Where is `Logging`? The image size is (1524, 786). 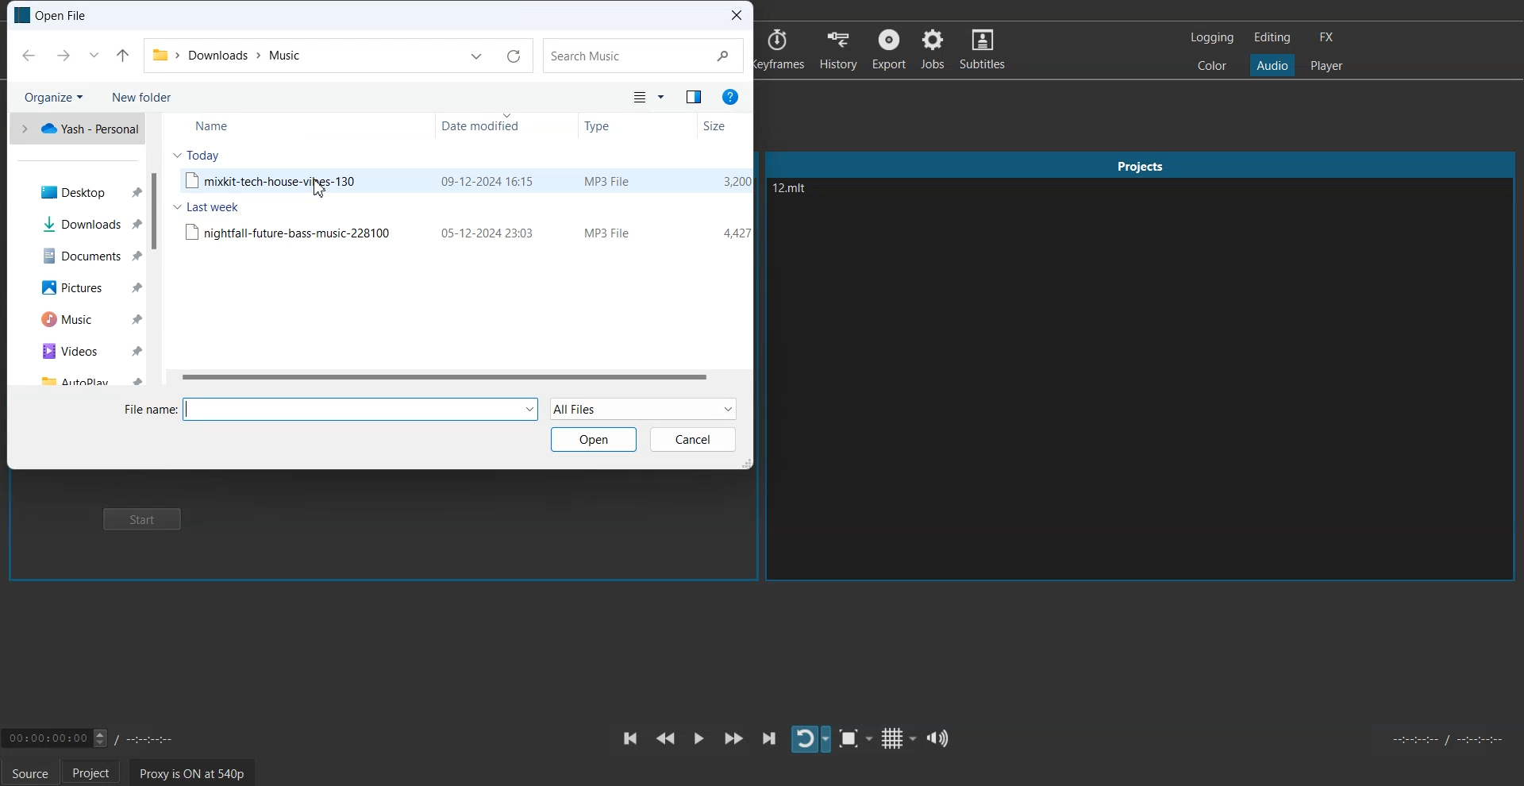 Logging is located at coordinates (1211, 37).